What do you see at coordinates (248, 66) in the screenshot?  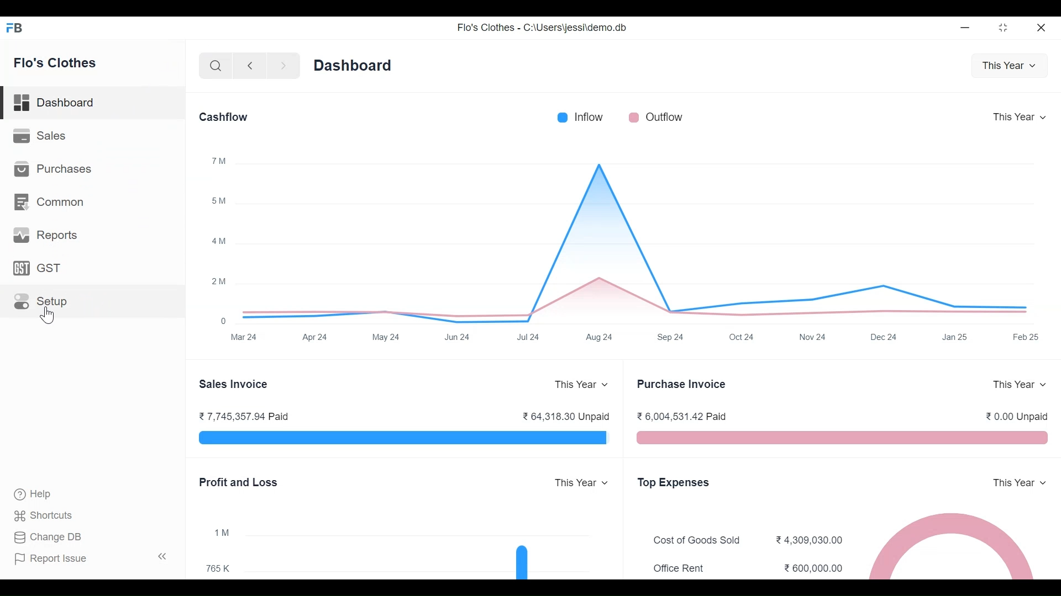 I see `Navigate back` at bounding box center [248, 66].